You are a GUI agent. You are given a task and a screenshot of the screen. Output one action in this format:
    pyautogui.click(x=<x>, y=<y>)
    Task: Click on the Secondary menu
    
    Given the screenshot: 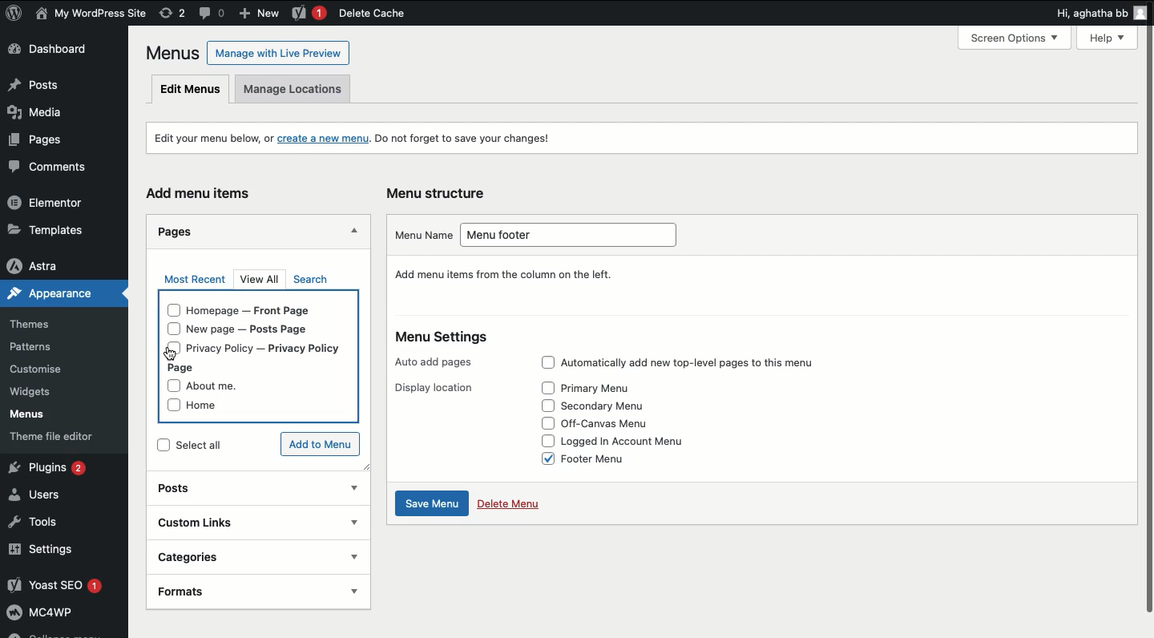 What is the action you would take?
    pyautogui.click(x=611, y=406)
    